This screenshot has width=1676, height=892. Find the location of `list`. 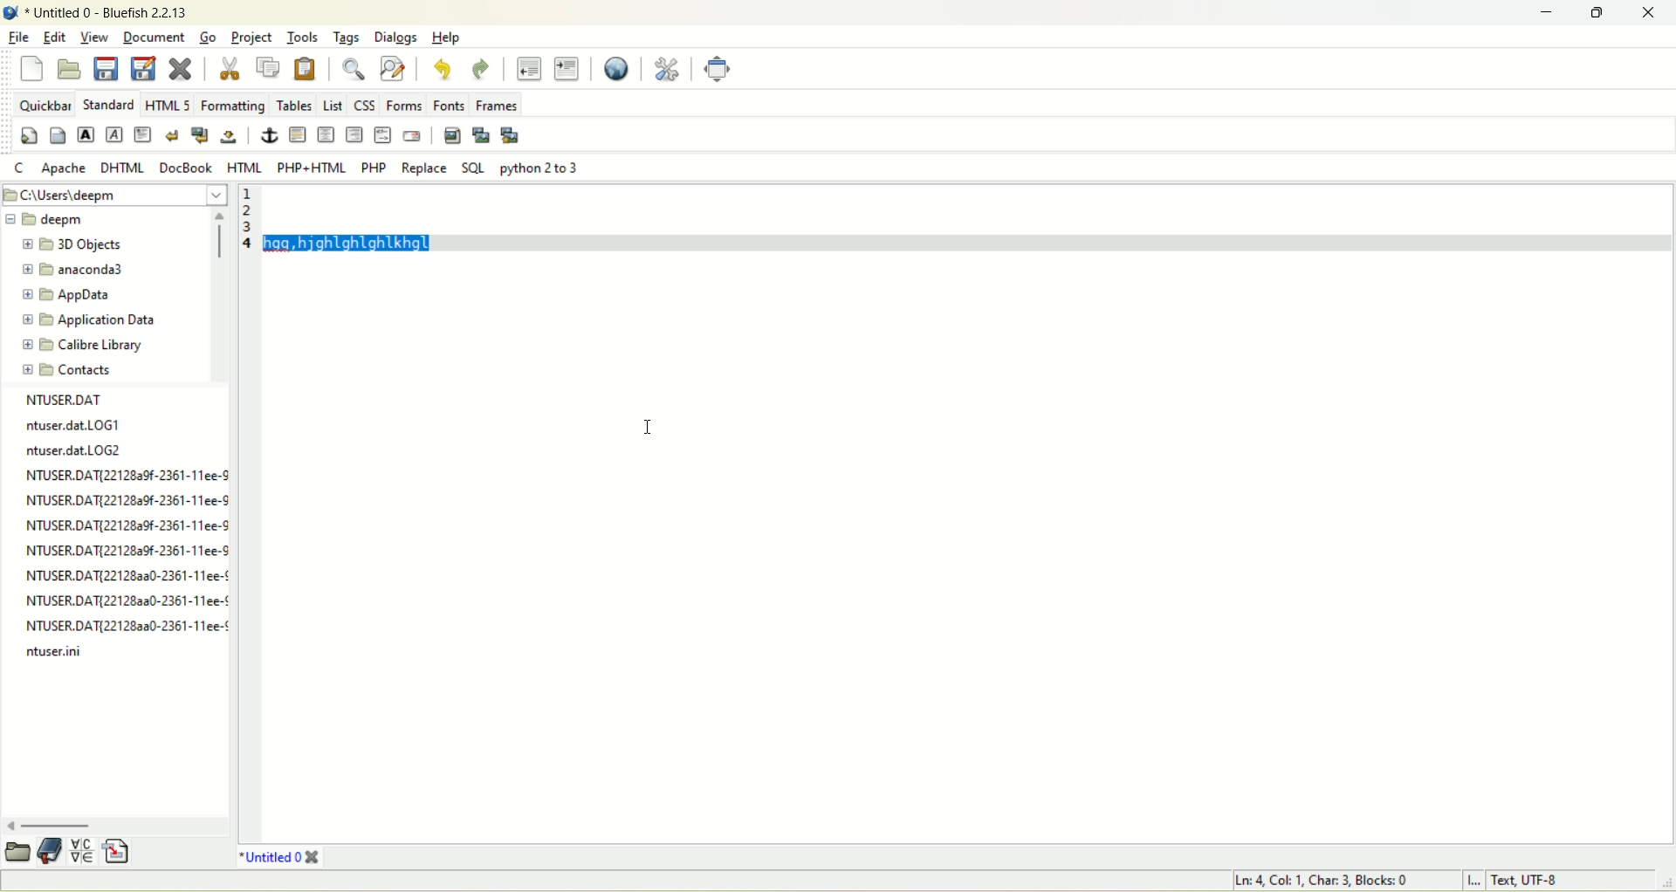

list is located at coordinates (333, 106).